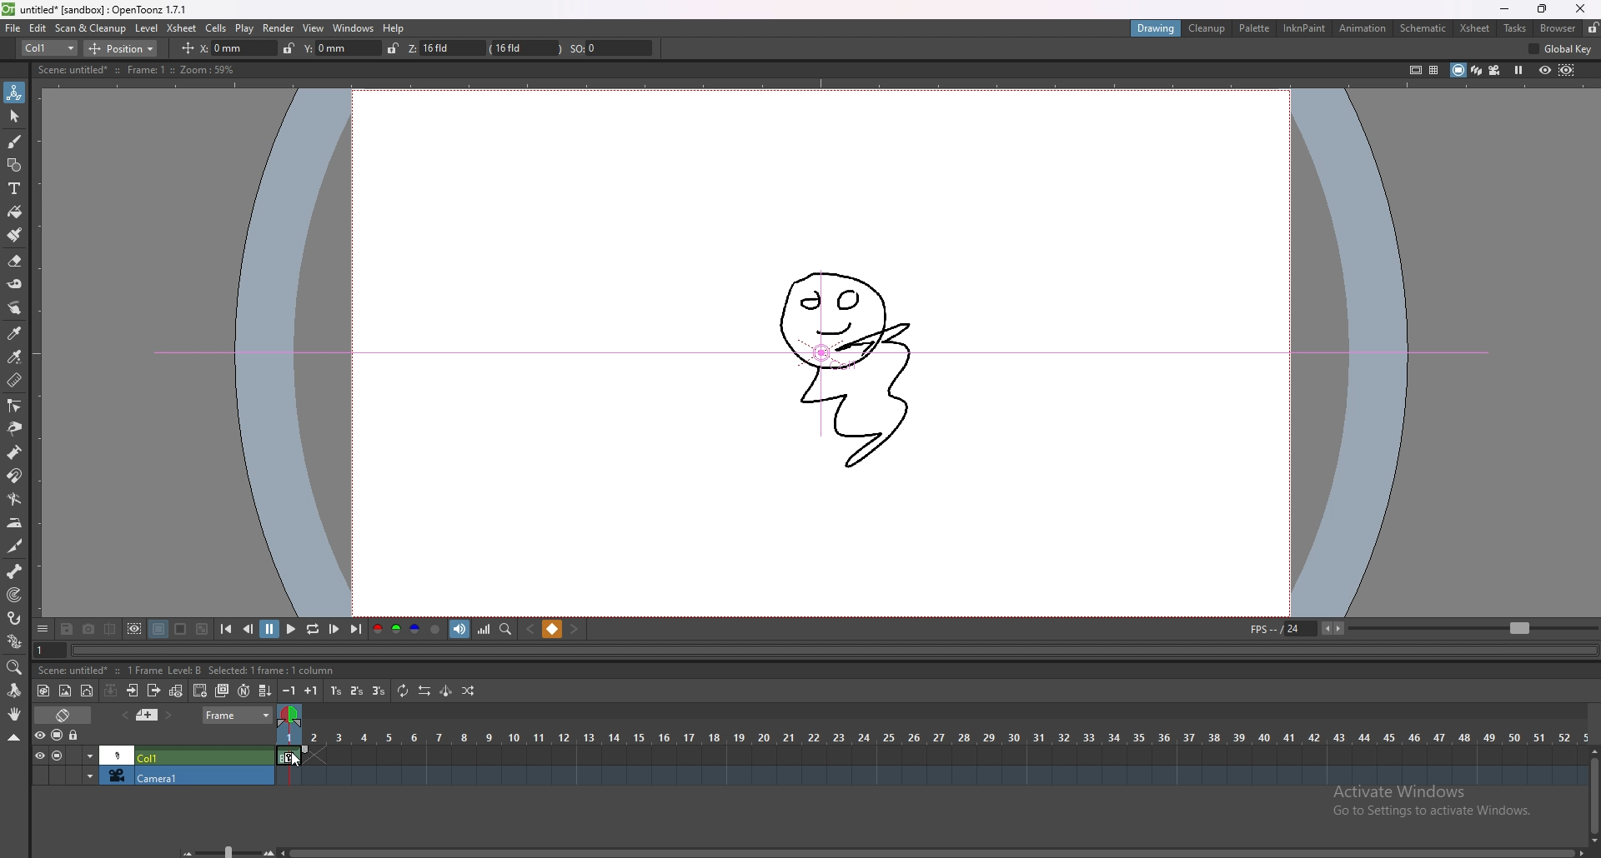  Describe the element at coordinates (445, 691) in the screenshot. I see `swing` at that location.